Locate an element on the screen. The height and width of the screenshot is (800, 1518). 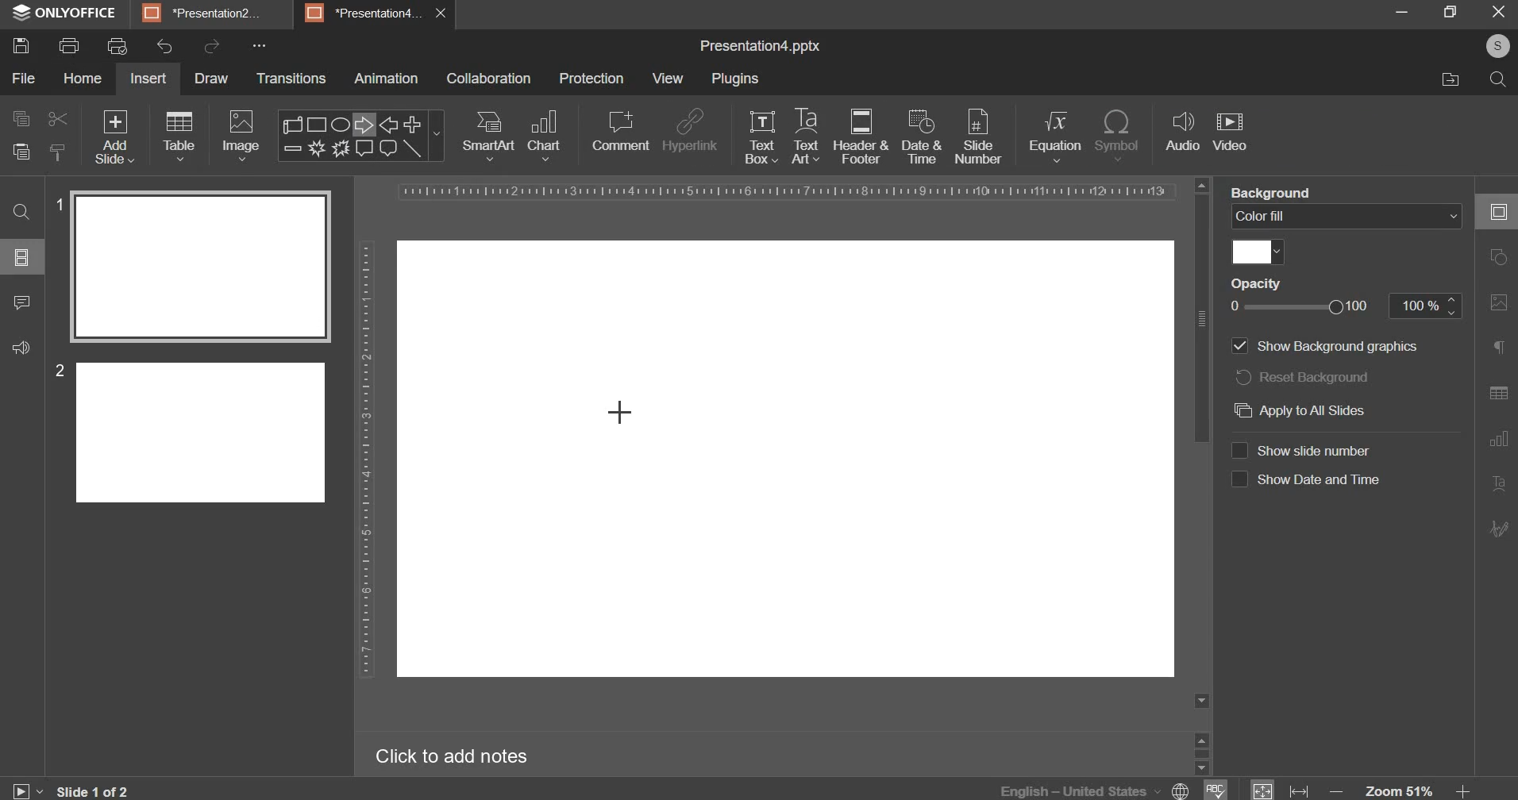
slide 1 is located at coordinates (187, 265).